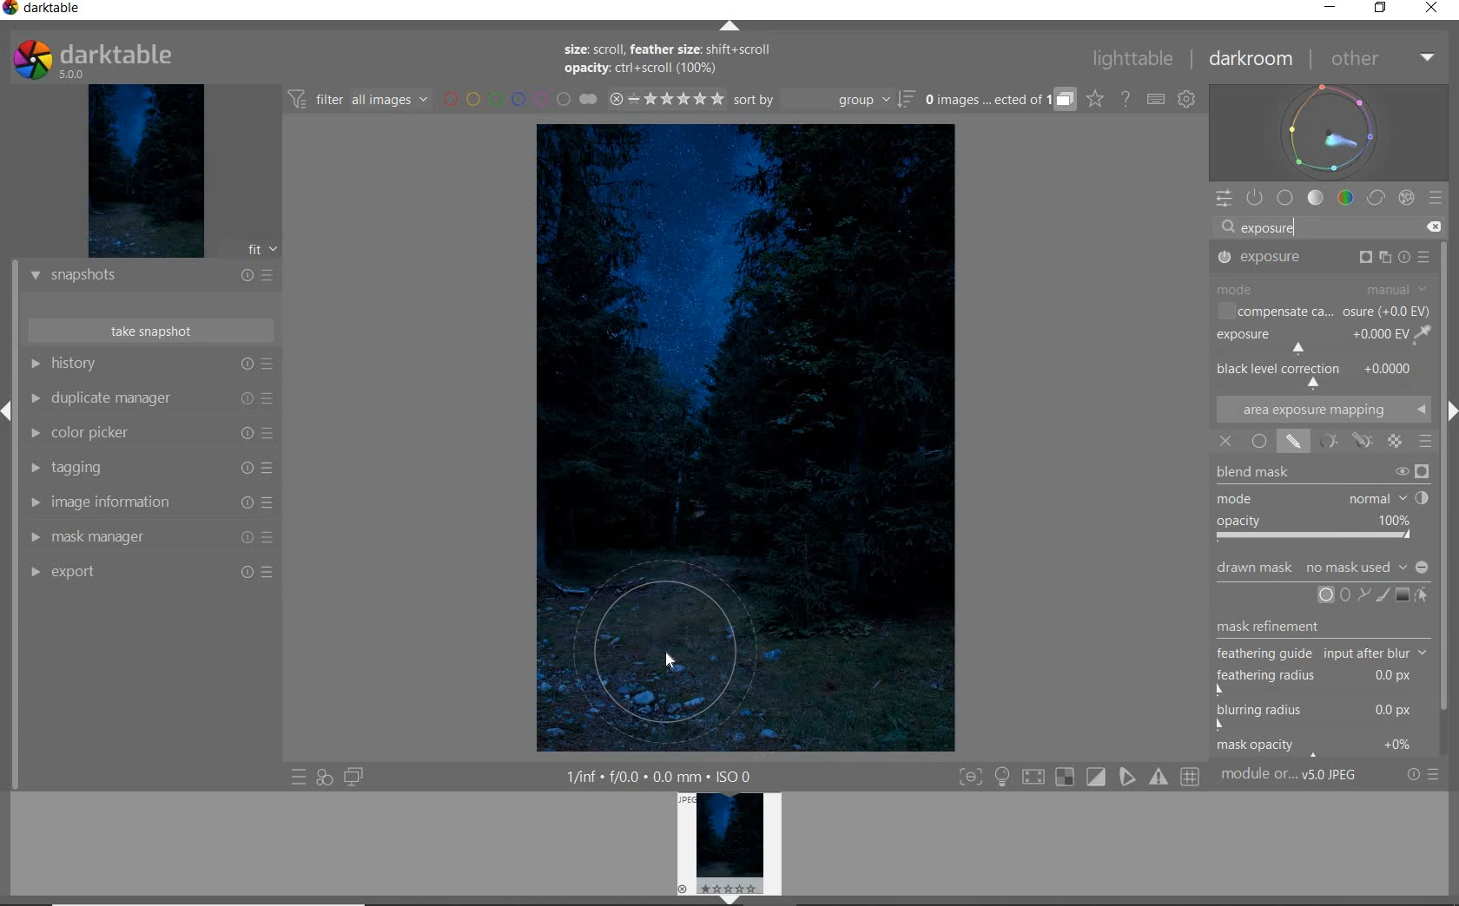 This screenshot has height=906, width=1459. What do you see at coordinates (1315, 199) in the screenshot?
I see `TONE` at bounding box center [1315, 199].